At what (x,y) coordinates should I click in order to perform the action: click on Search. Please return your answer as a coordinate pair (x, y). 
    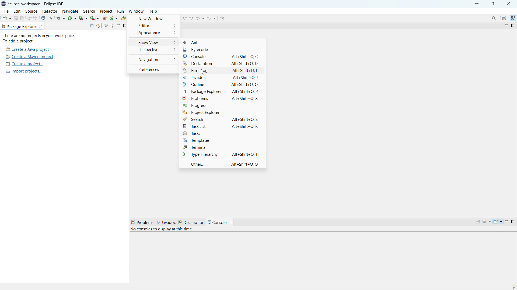
    Looking at the image, I should click on (492, 18).